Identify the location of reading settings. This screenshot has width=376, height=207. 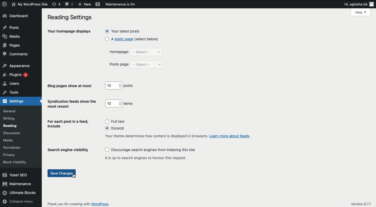
(71, 18).